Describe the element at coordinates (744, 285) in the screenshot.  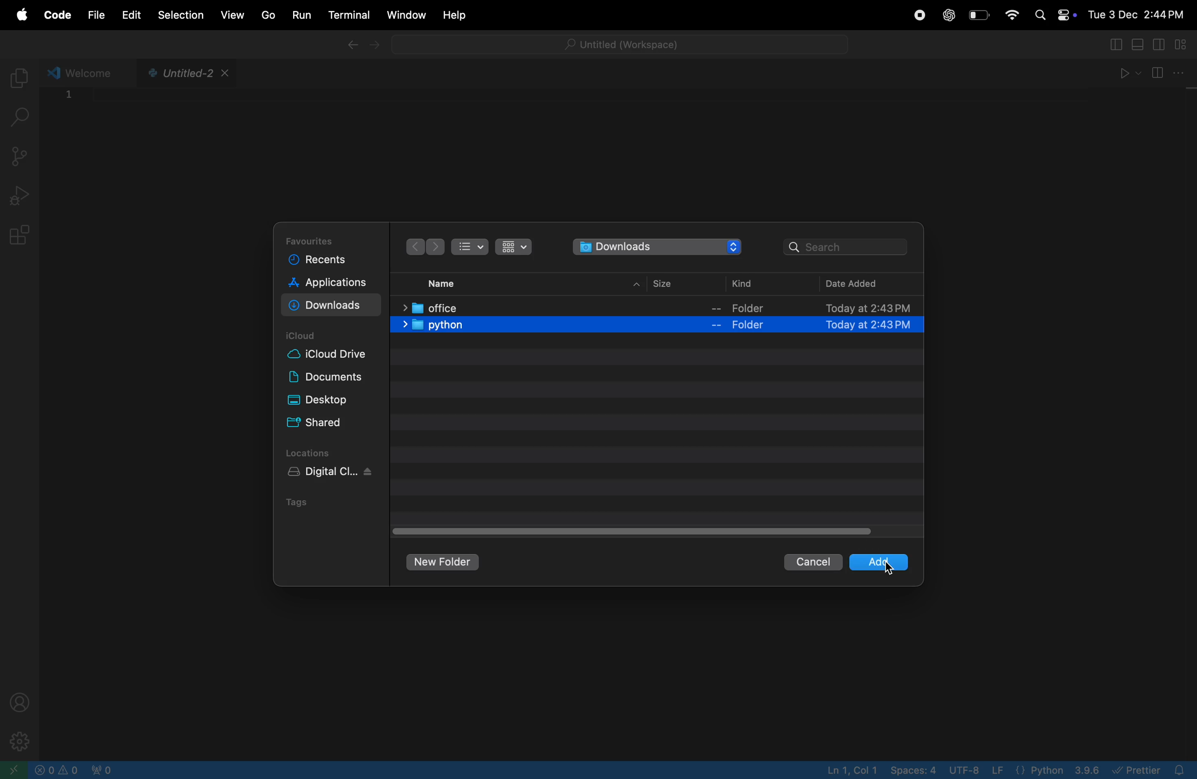
I see `kind` at that location.